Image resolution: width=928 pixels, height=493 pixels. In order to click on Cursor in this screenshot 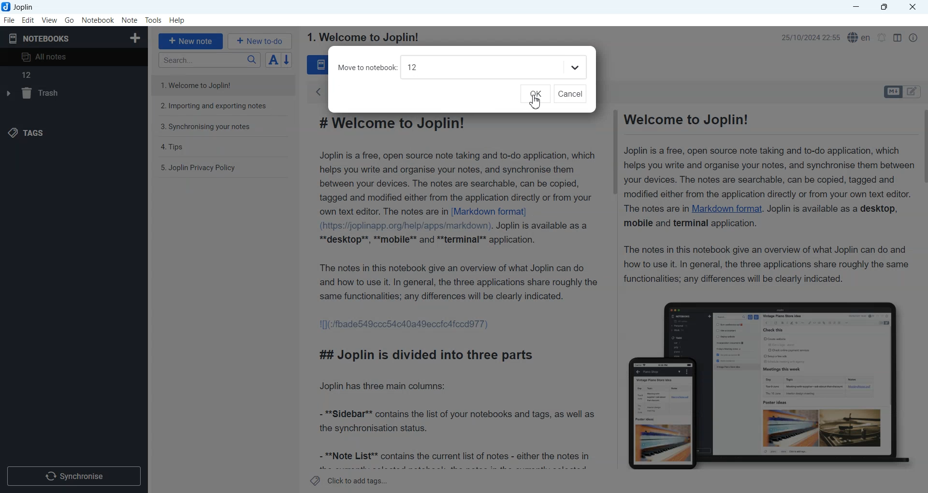, I will do `click(535, 102)`.